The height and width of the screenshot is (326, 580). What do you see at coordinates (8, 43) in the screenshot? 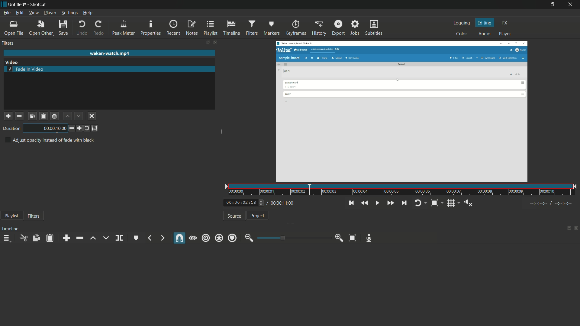
I see `filters` at bounding box center [8, 43].